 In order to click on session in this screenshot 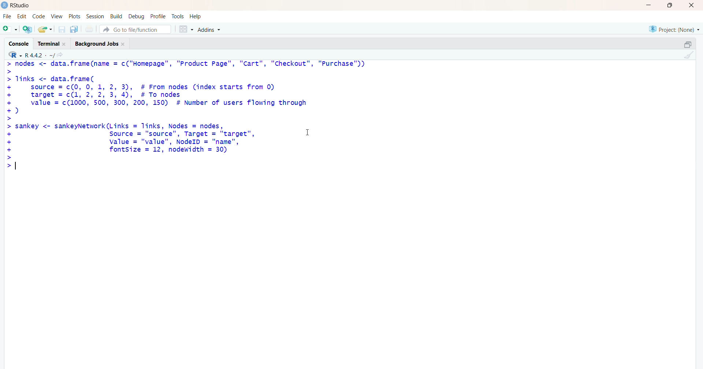, I will do `click(94, 17)`.